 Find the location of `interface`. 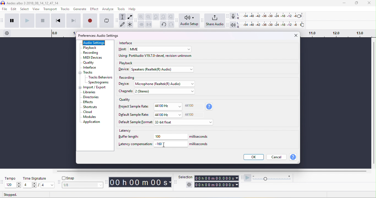

interface is located at coordinates (126, 43).